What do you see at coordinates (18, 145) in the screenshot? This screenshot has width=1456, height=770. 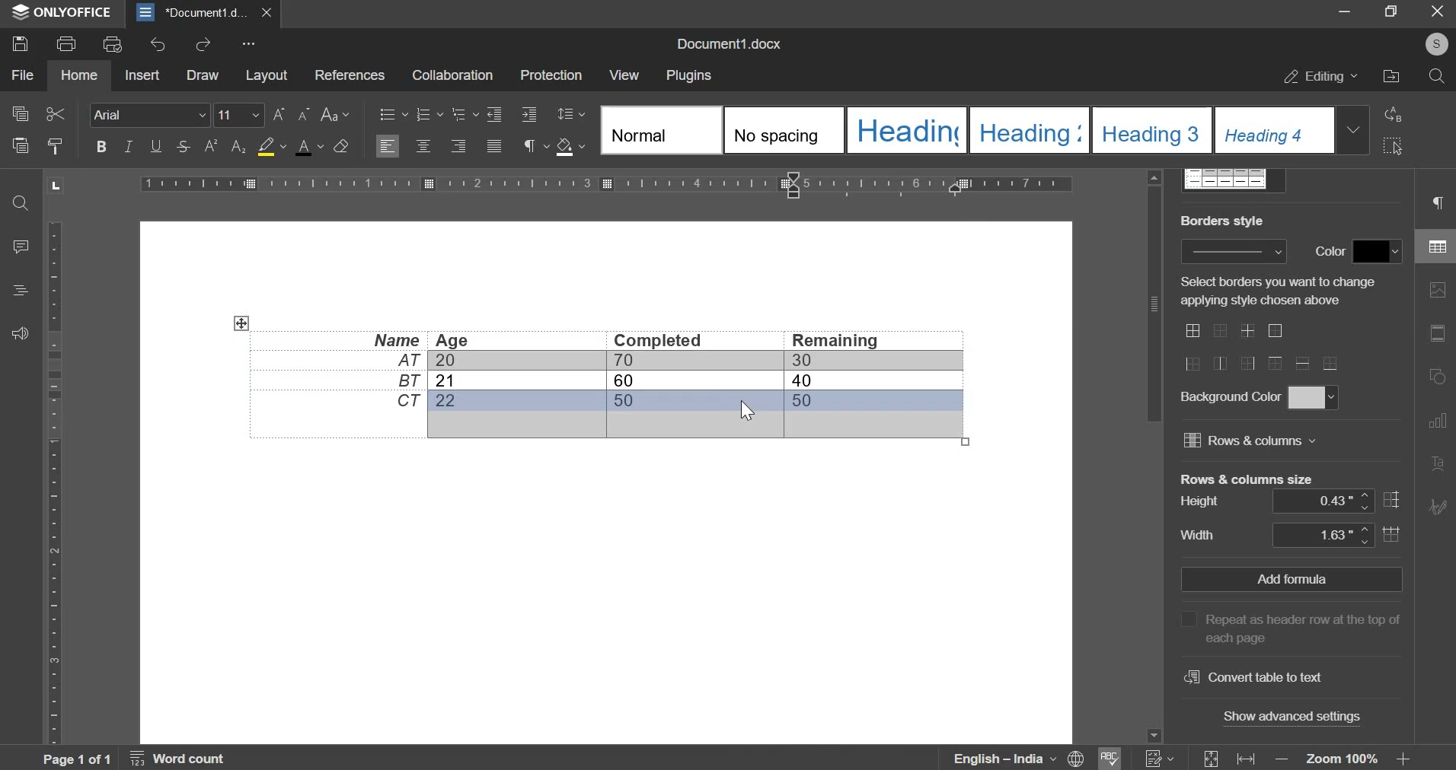 I see `paste` at bounding box center [18, 145].